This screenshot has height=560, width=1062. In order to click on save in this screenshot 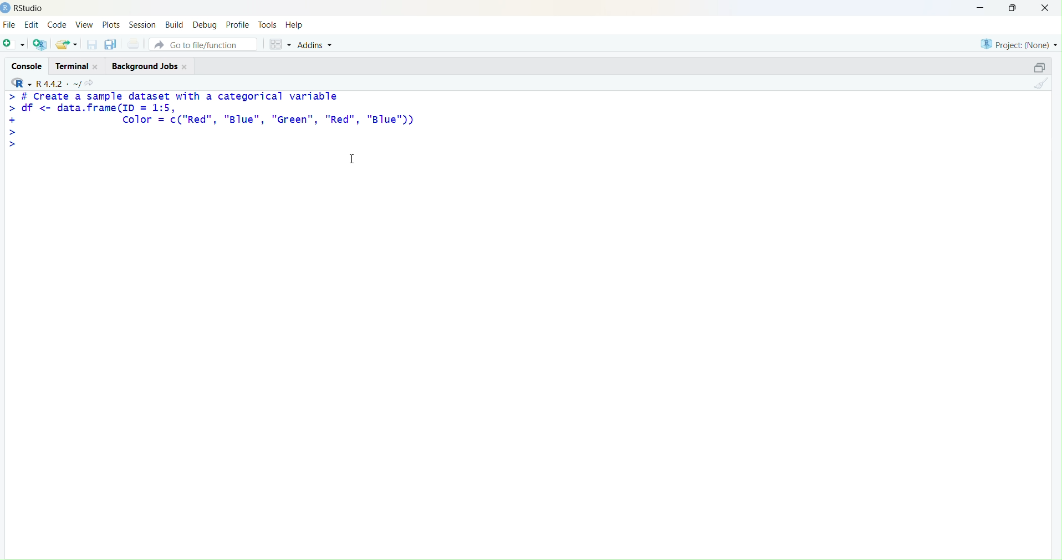, I will do `click(93, 44)`.